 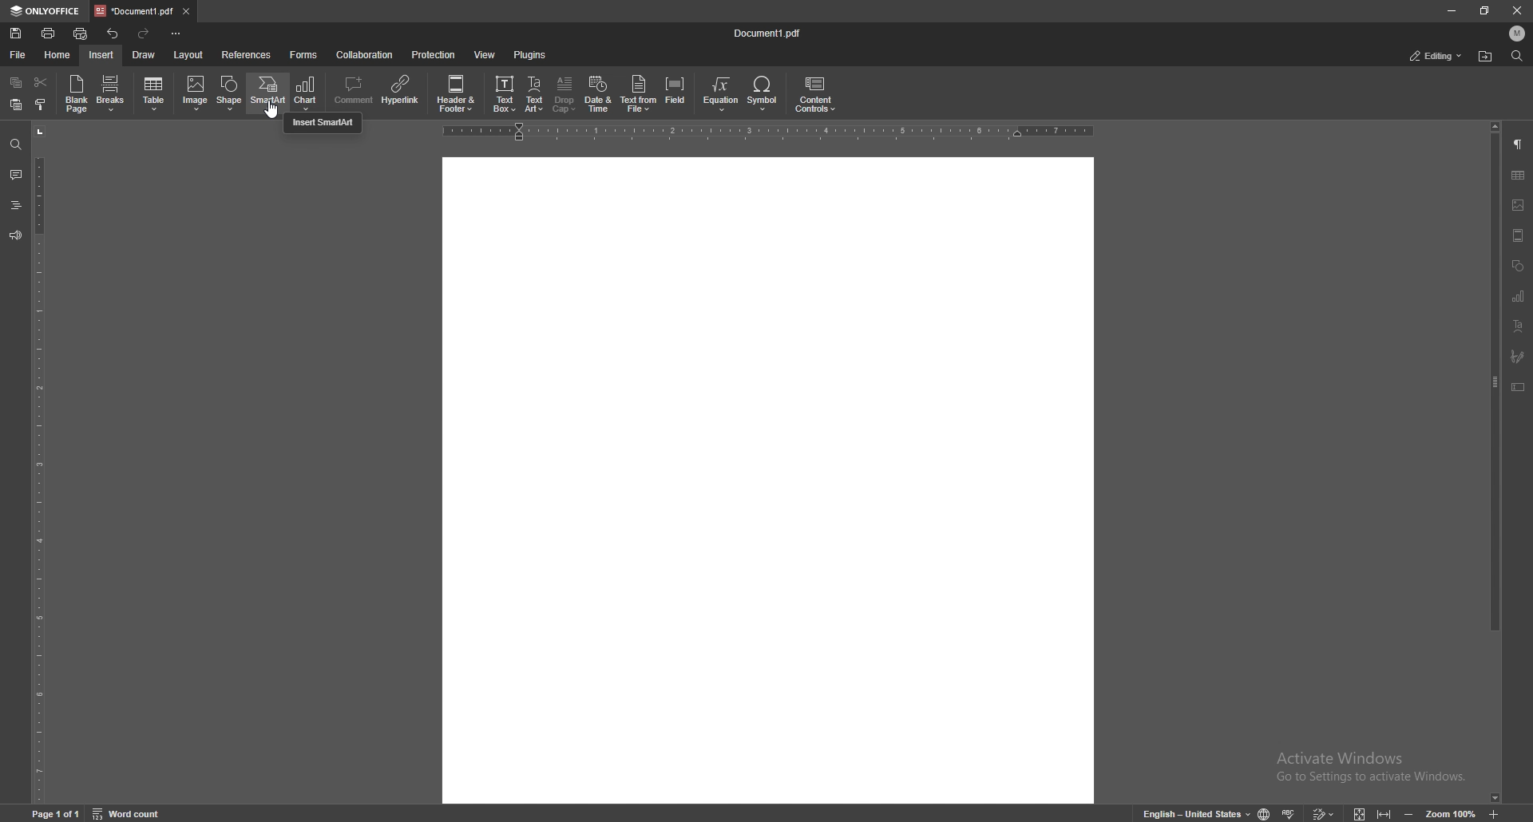 I want to click on text box, so click(x=1518, y=387).